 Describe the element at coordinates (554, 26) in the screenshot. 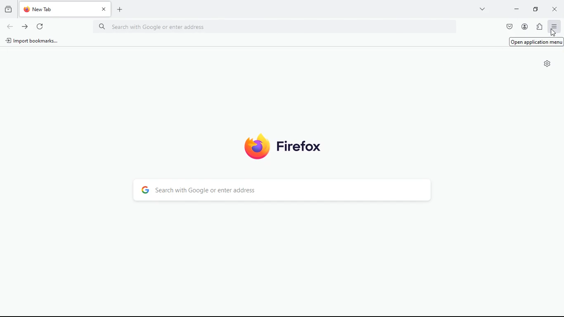

I see `menu` at that location.